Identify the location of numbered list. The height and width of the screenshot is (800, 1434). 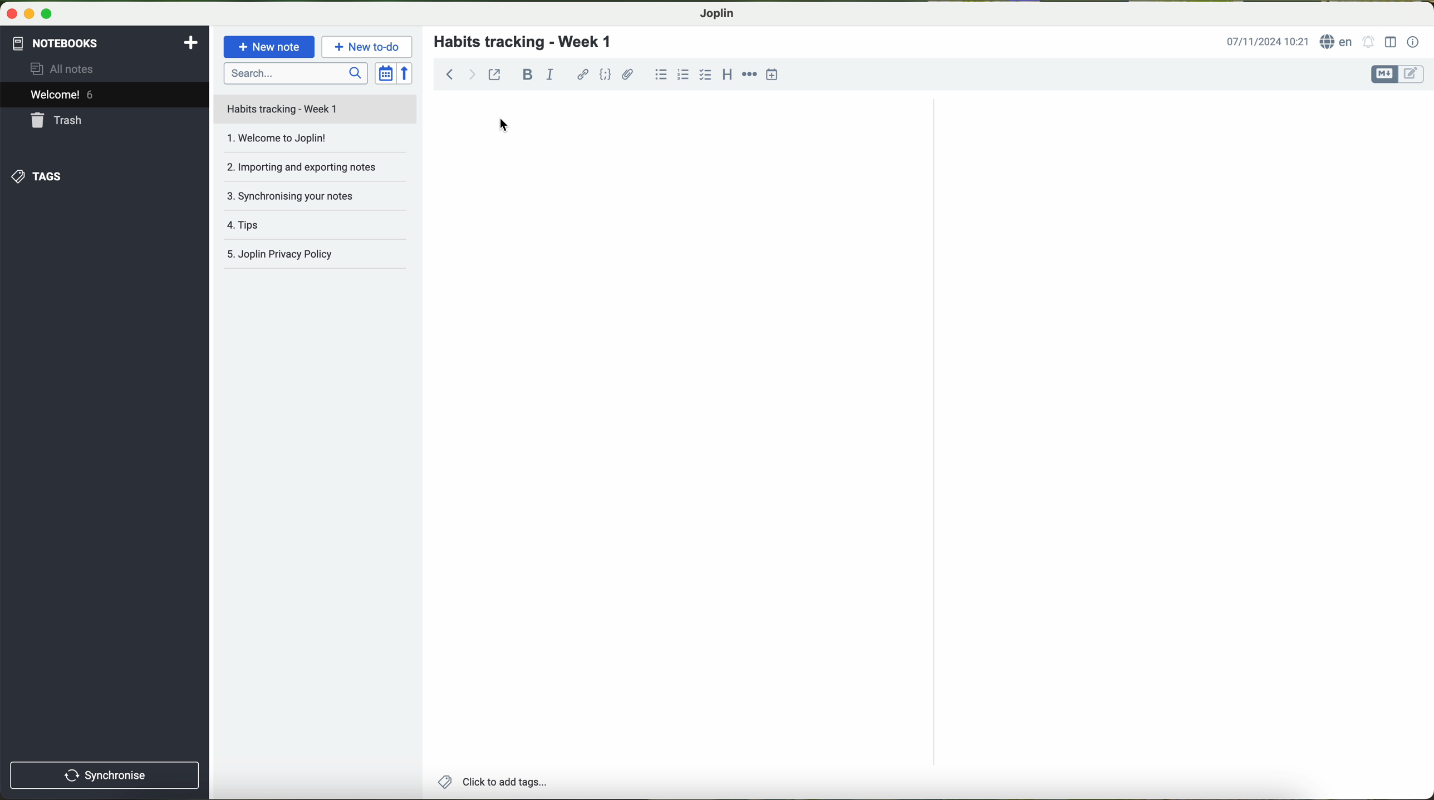
(685, 73).